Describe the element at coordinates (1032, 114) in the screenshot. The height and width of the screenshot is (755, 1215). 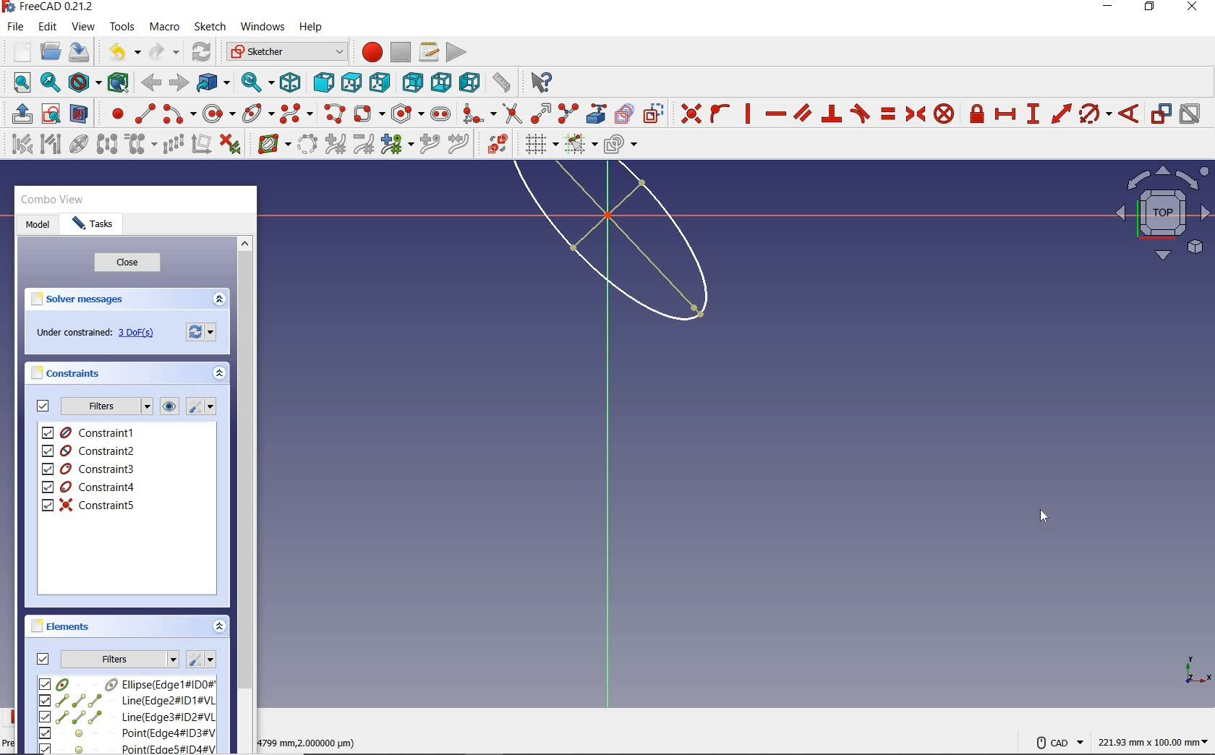
I see `constrain vertical distance` at that location.